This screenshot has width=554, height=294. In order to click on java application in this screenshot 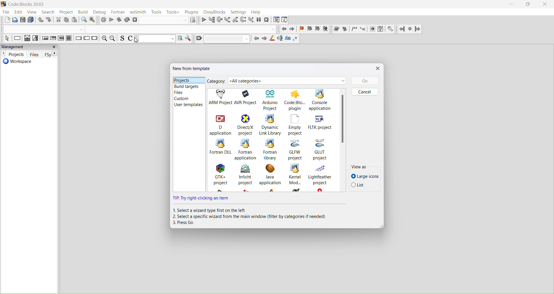, I will do `click(270, 177)`.